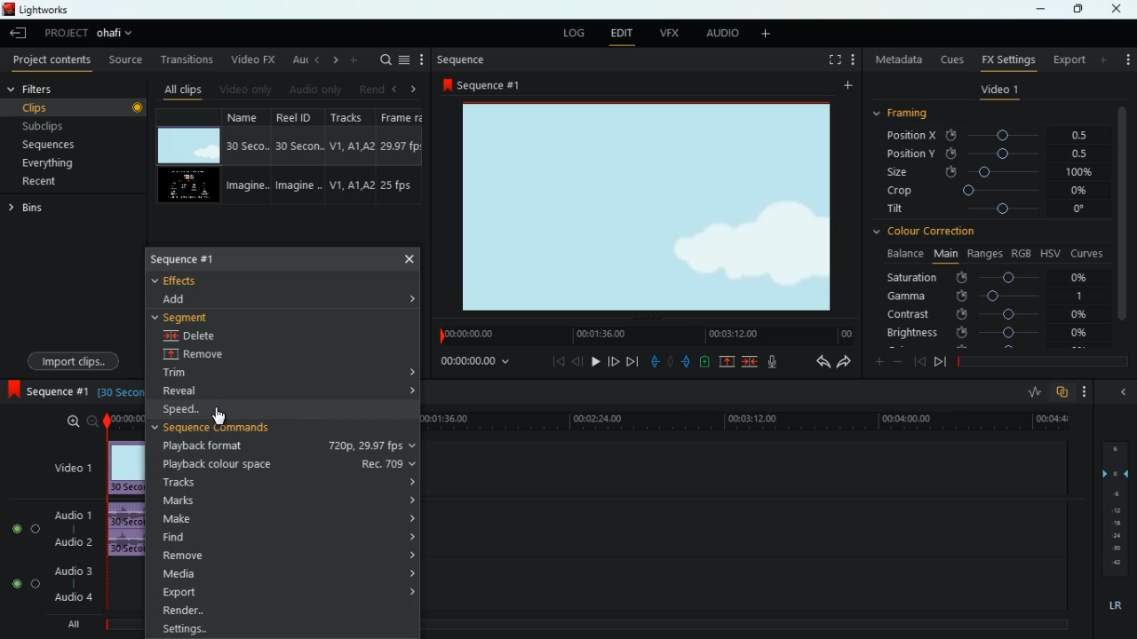 This screenshot has height=639, width=1137. Describe the element at coordinates (875, 360) in the screenshot. I see `plus` at that location.